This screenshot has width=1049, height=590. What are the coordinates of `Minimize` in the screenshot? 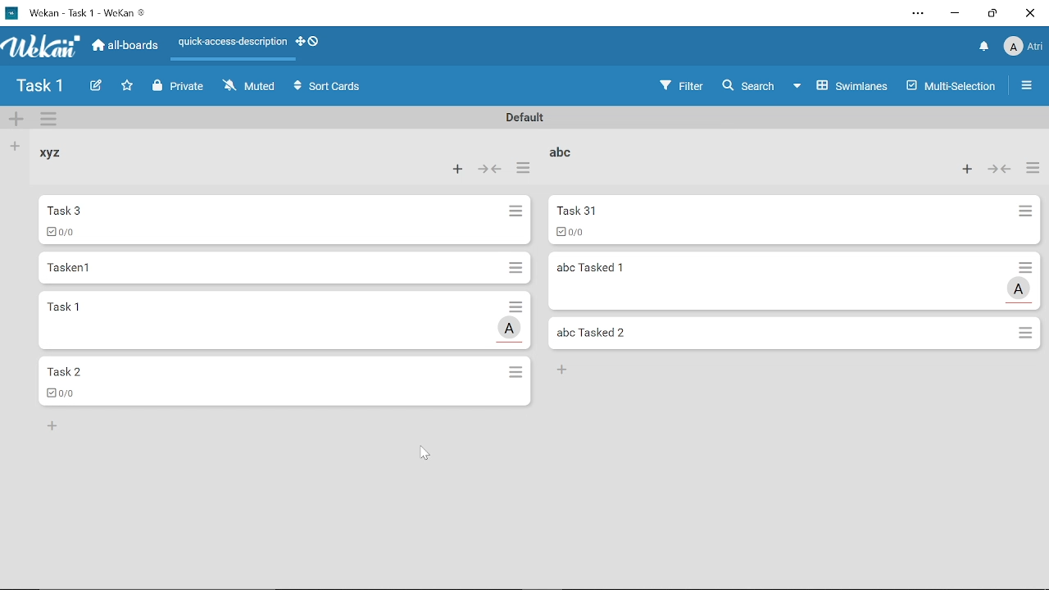 It's located at (956, 16).